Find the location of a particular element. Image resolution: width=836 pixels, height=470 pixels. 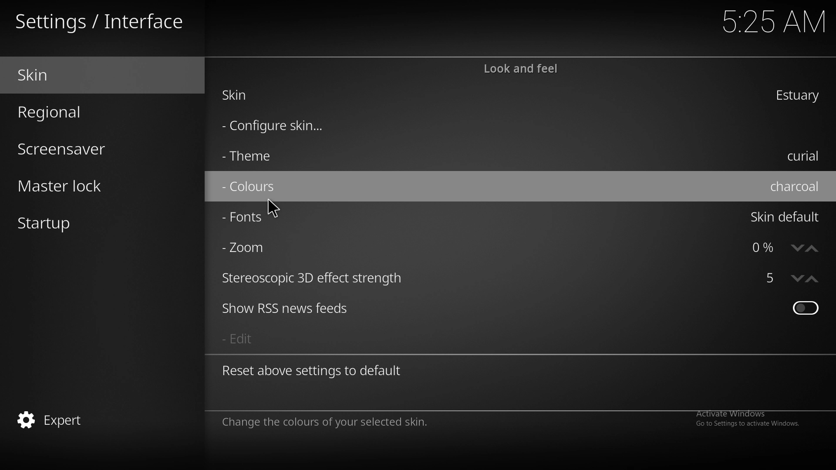

increase is located at coordinates (813, 280).